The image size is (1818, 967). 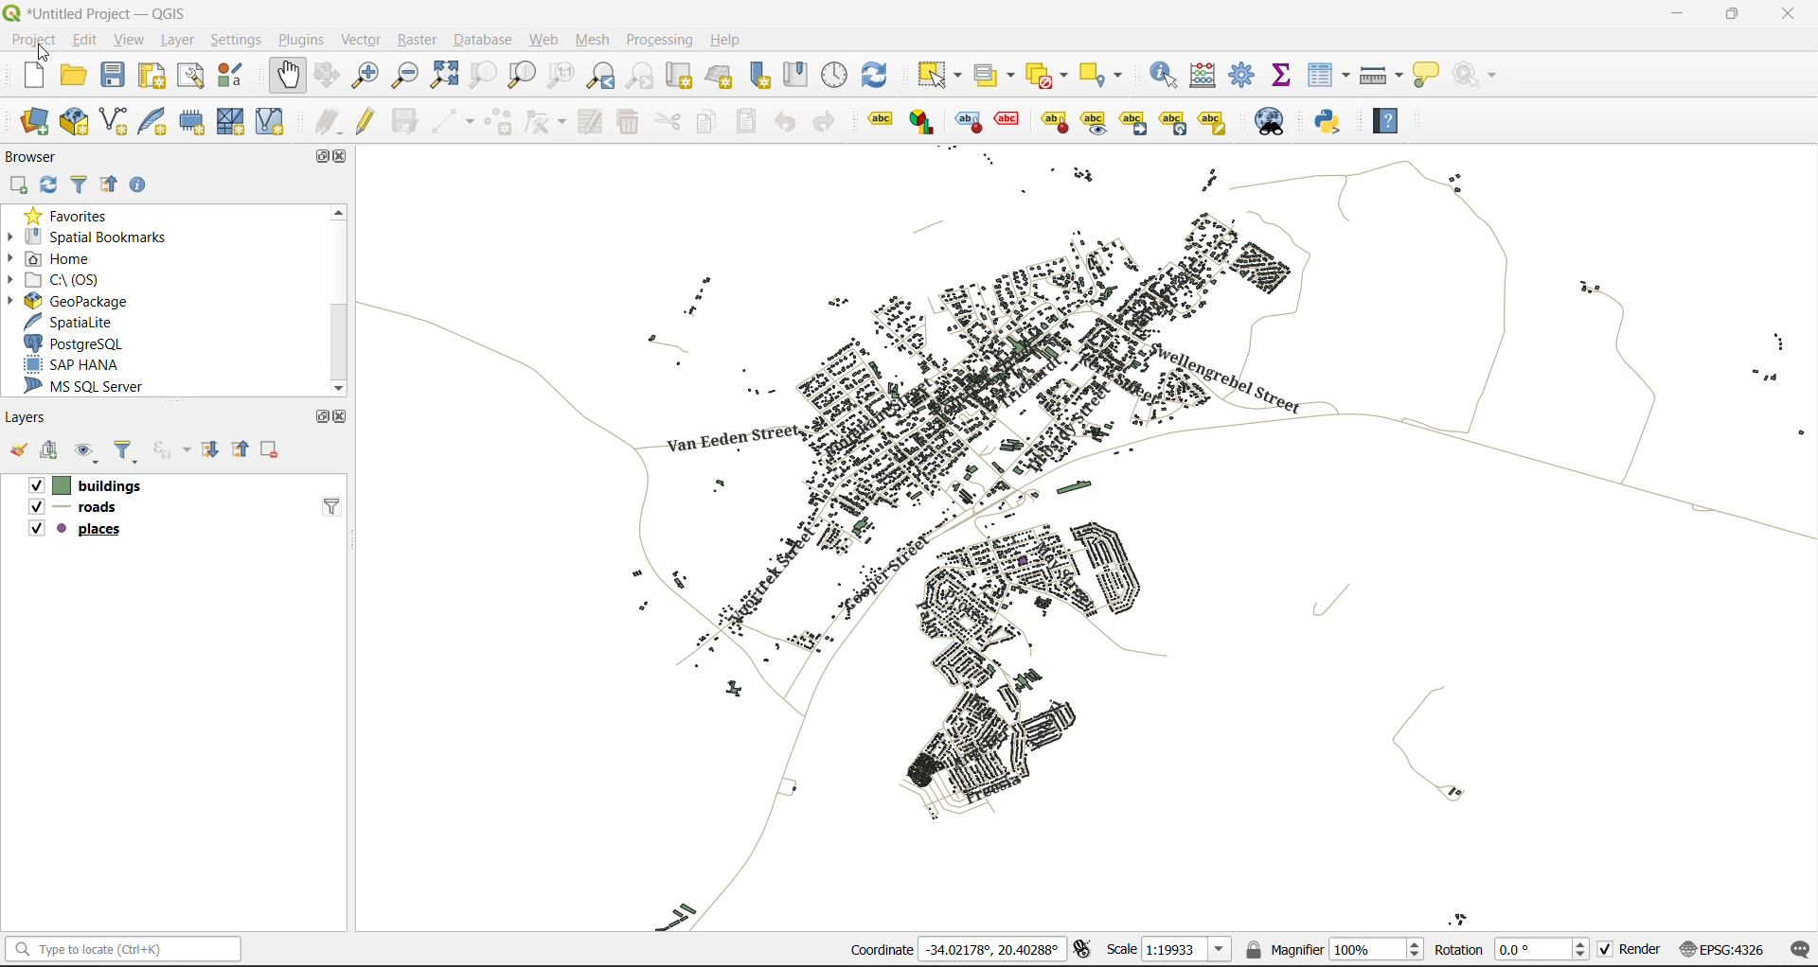 What do you see at coordinates (604, 76) in the screenshot?
I see `zoom last` at bounding box center [604, 76].